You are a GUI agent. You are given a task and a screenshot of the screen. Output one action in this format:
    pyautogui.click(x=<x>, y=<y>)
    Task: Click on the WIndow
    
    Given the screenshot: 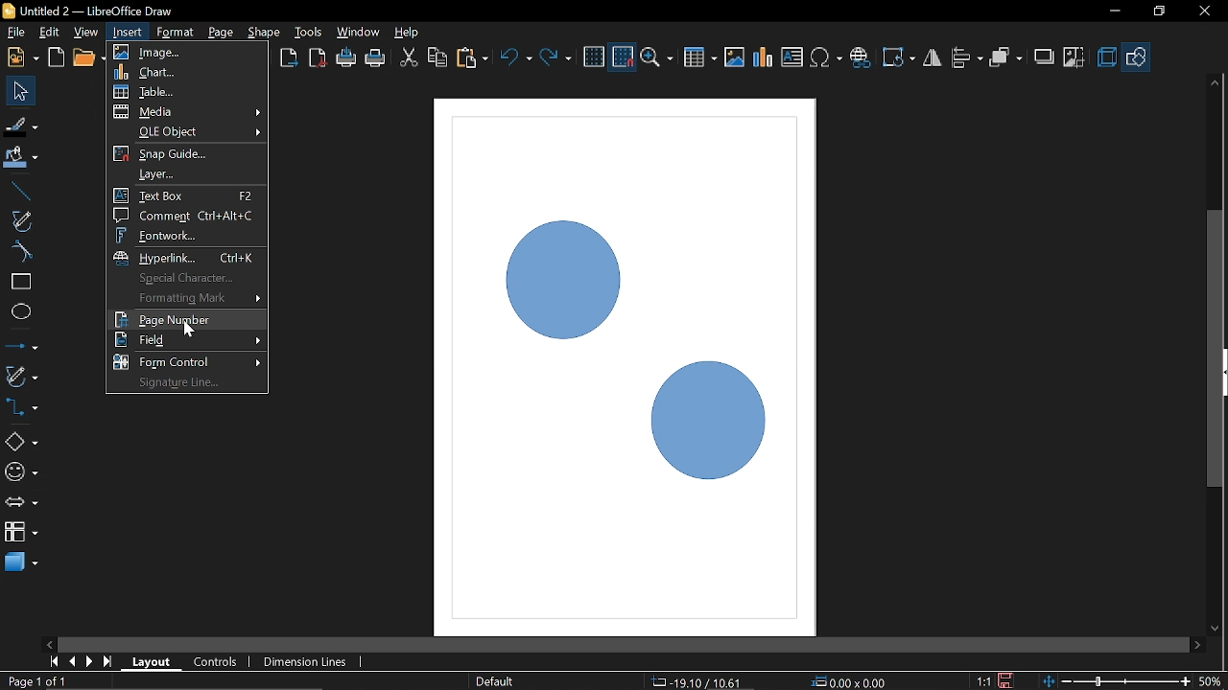 What is the action you would take?
    pyautogui.click(x=359, y=32)
    